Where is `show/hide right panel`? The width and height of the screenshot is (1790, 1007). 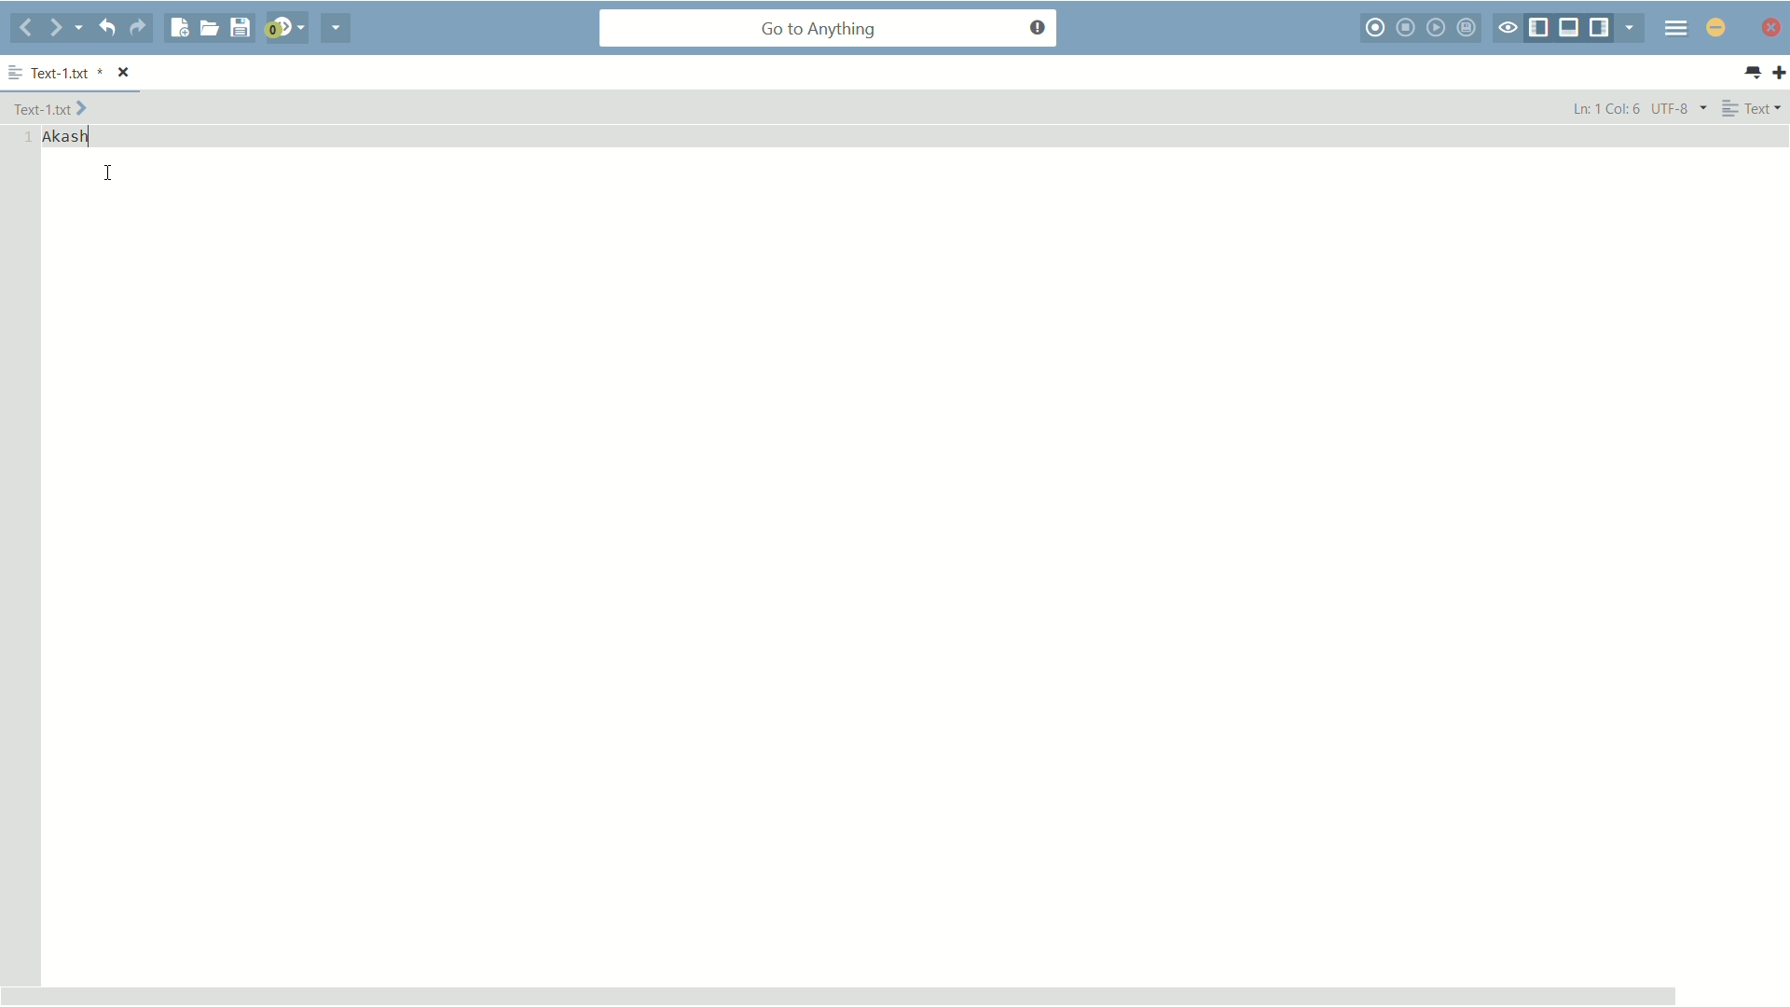 show/hide right panel is located at coordinates (1599, 28).